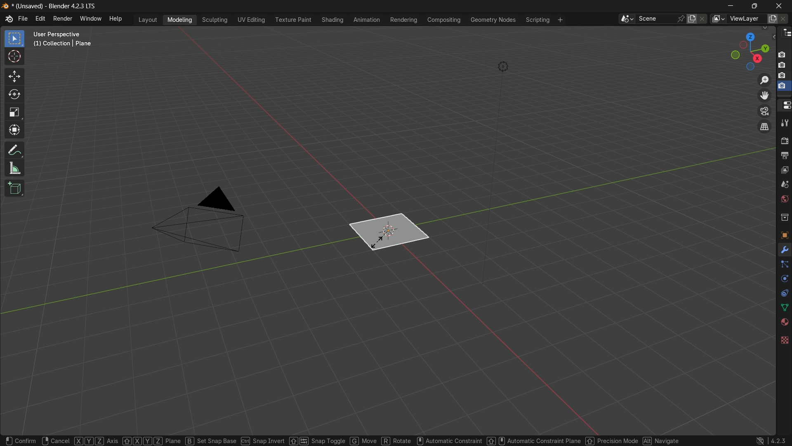  Describe the element at coordinates (681, 19) in the screenshot. I see `pin scene to workplace` at that location.